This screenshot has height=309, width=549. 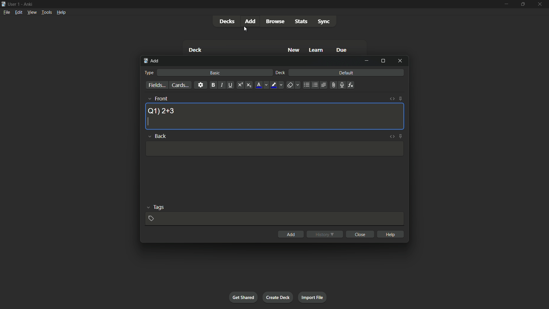 What do you see at coordinates (3, 3) in the screenshot?
I see `app icon` at bounding box center [3, 3].